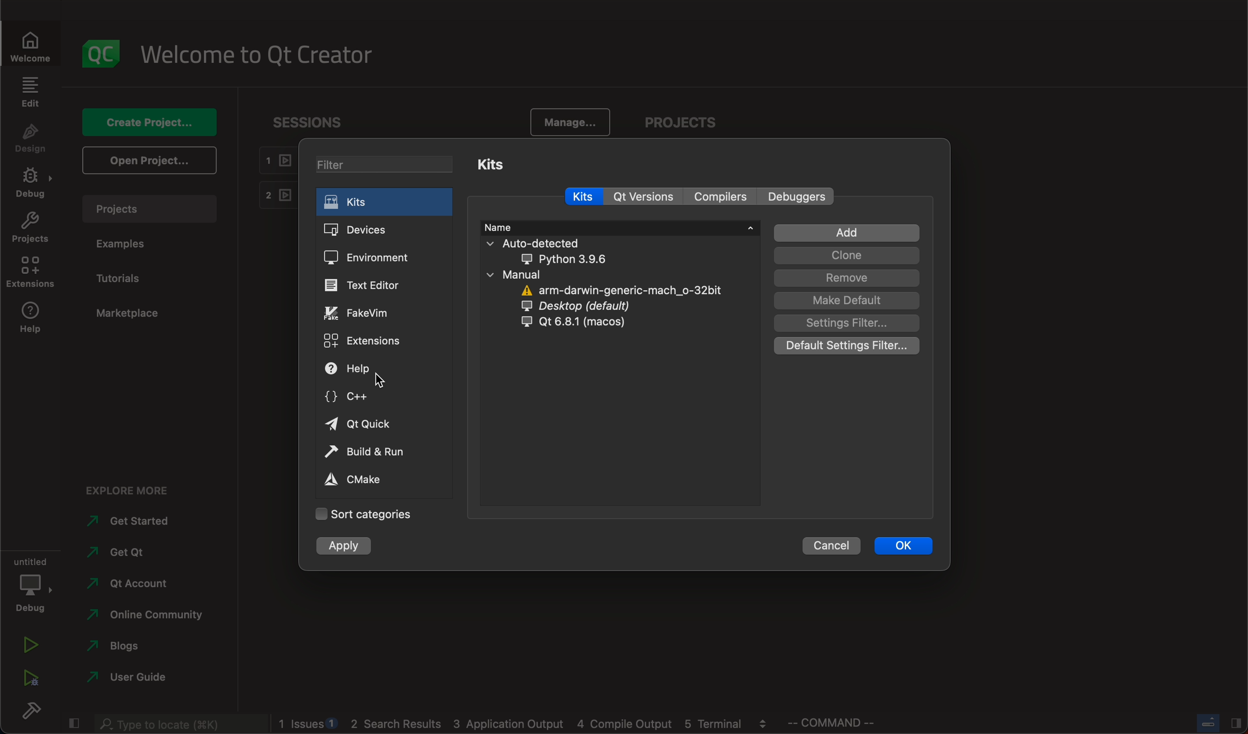 The height and width of the screenshot is (734, 1248). I want to click on debuggers, so click(795, 195).